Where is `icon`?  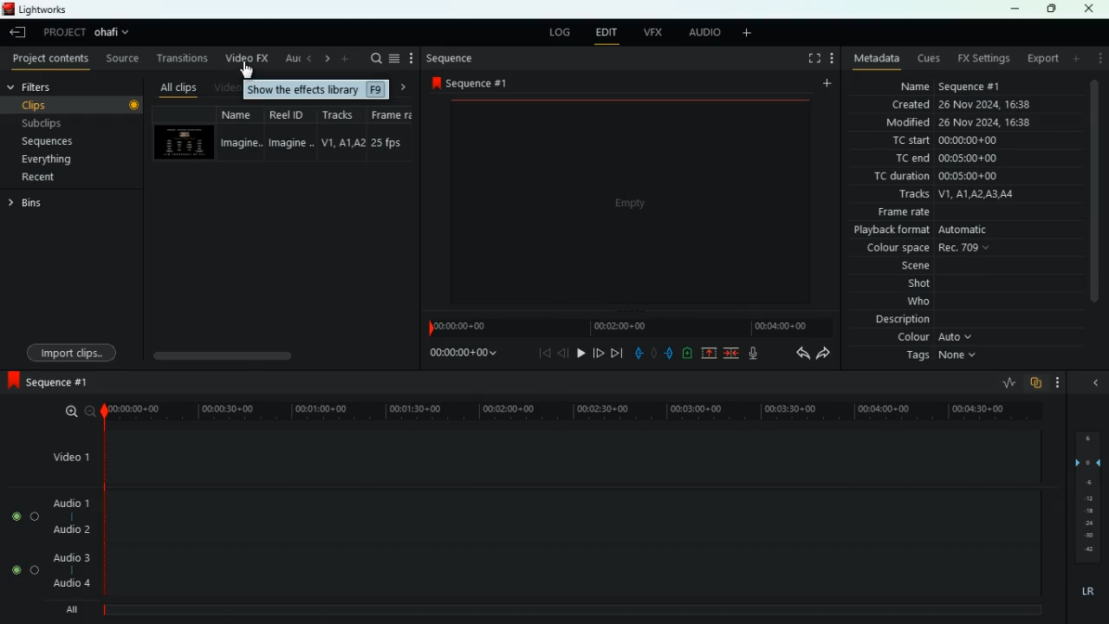
icon is located at coordinates (12, 381).